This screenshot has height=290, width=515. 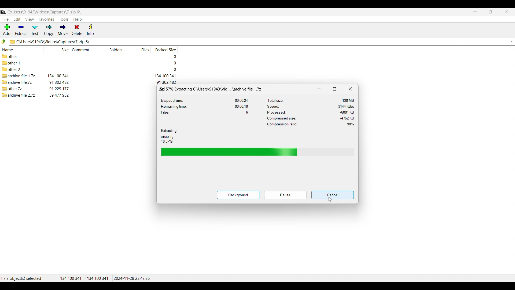 I want to click on packed size, so click(x=166, y=82).